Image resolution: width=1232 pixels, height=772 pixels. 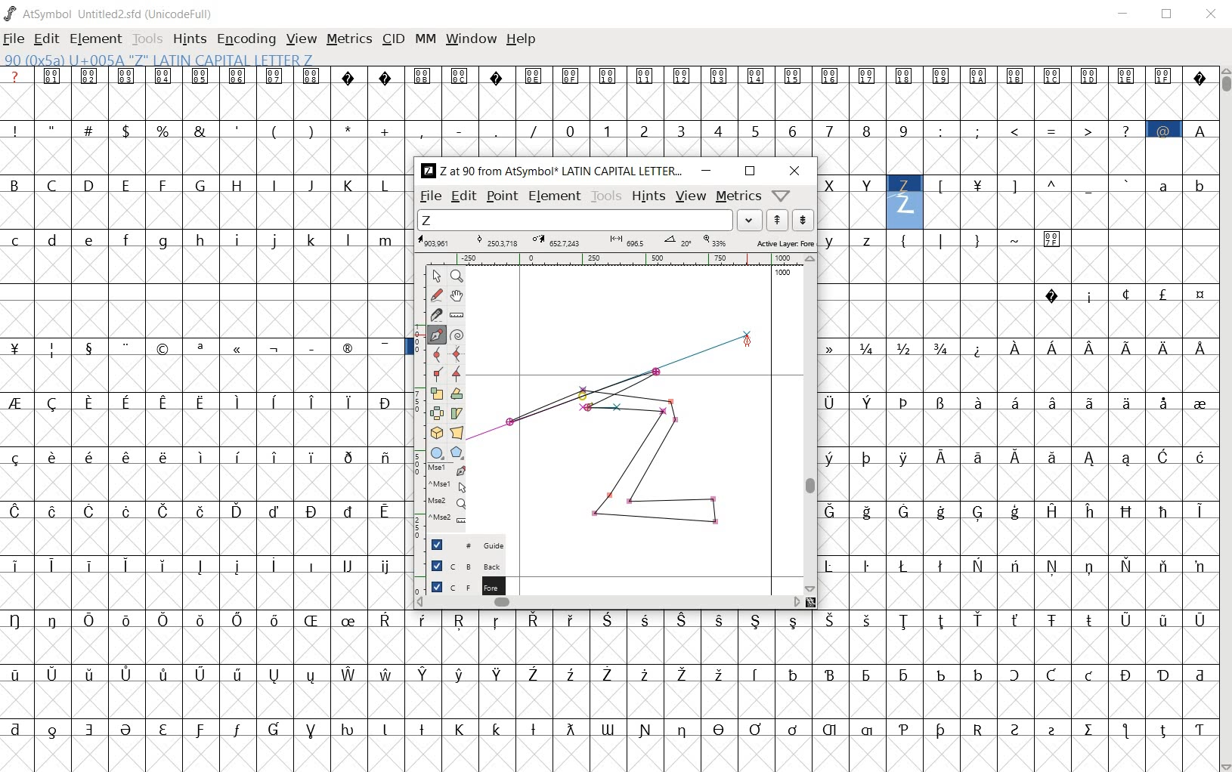 I want to click on Z at 90 from AtSymbol* LATIN CAPITAL LETTER..., so click(x=551, y=171).